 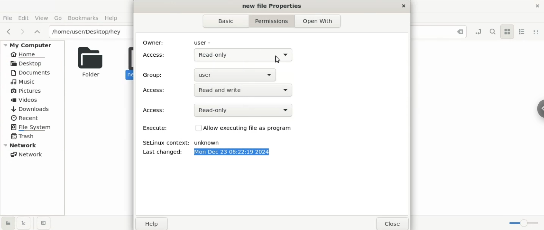 I want to click on Permissions, so click(x=269, y=21).